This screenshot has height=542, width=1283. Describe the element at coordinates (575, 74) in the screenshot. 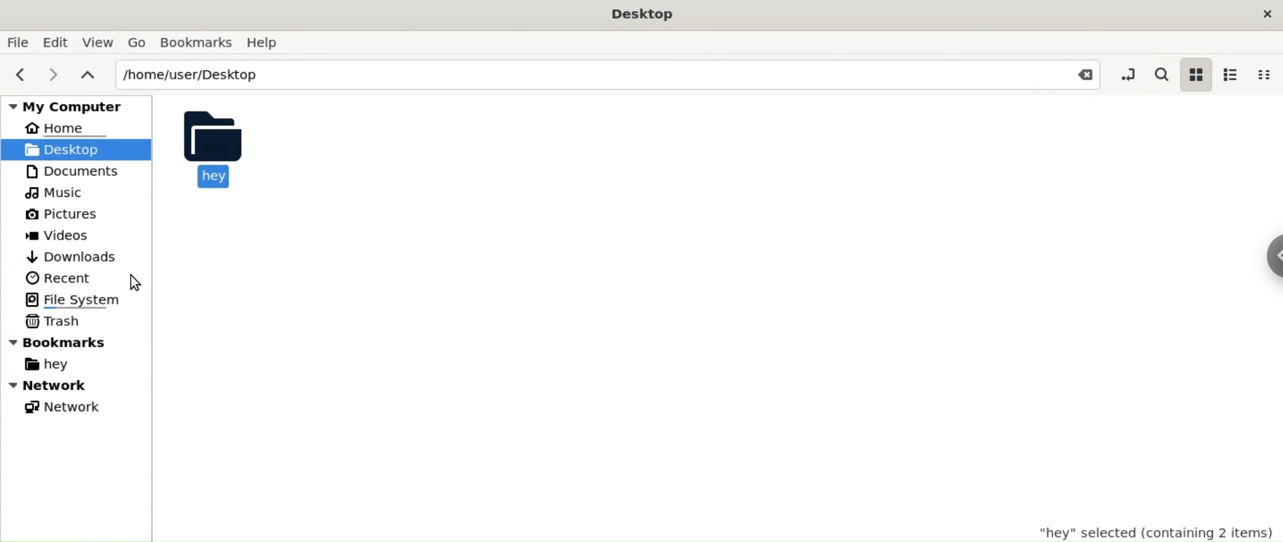

I see `/home/user/Desktop` at that location.